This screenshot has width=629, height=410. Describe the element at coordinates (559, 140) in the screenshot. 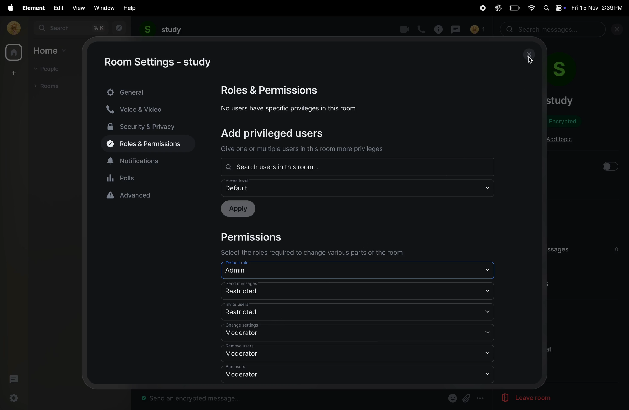

I see `add topic` at that location.